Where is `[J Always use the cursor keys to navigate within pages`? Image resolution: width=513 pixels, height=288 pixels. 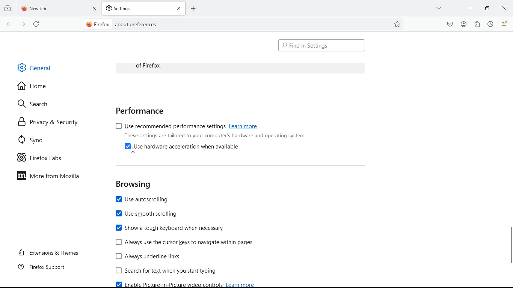 [J Always use the cursor keys to navigate within pages is located at coordinates (183, 242).